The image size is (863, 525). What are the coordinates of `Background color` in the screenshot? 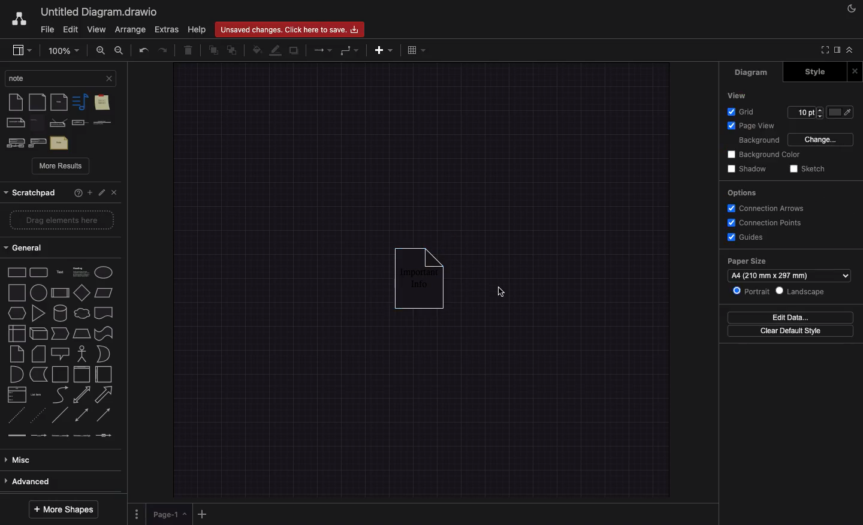 It's located at (767, 155).